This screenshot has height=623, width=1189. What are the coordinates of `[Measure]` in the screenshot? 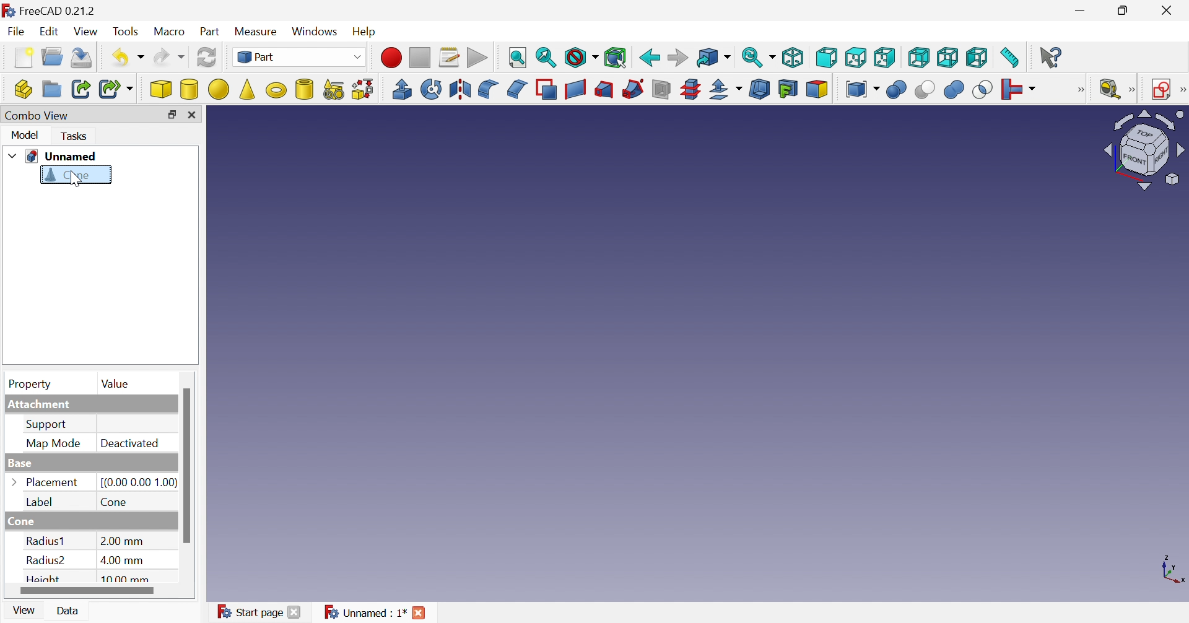 It's located at (1133, 90).